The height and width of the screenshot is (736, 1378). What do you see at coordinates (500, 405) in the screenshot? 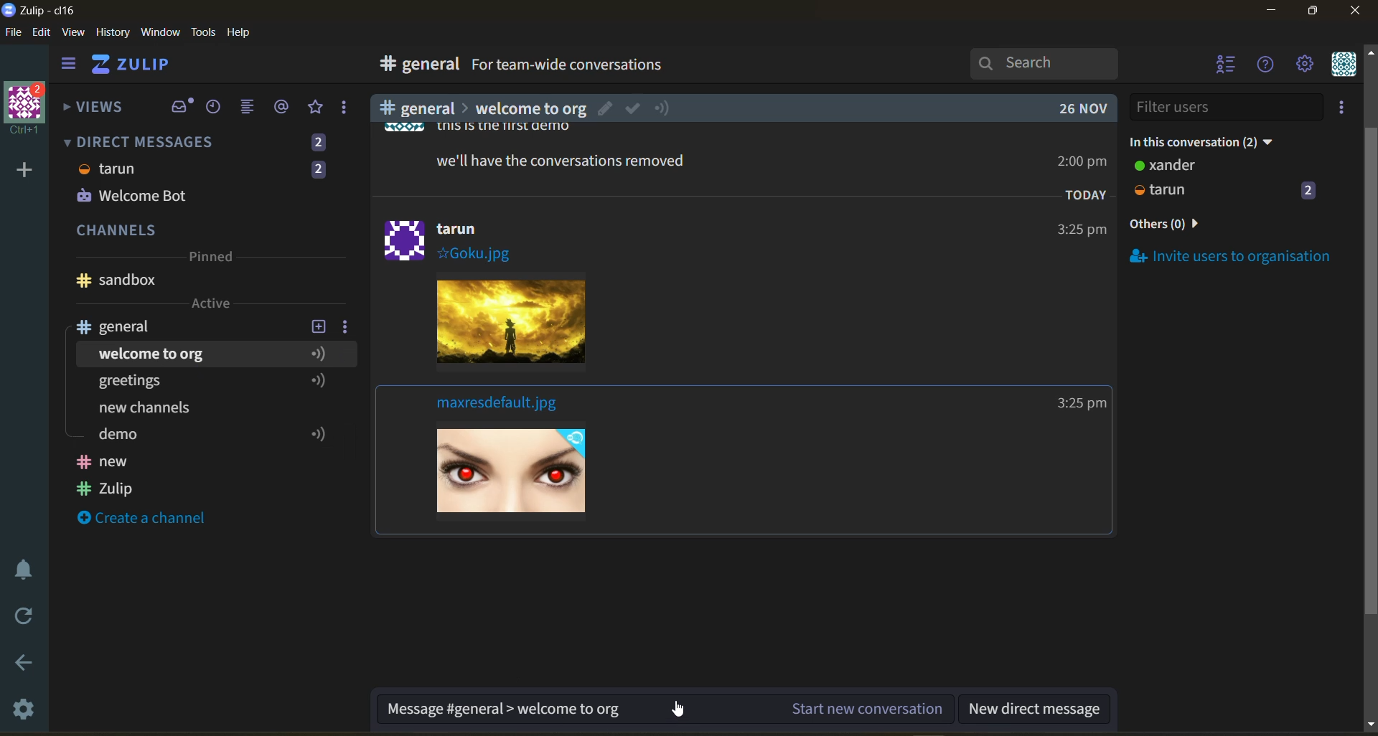
I see `` at bounding box center [500, 405].